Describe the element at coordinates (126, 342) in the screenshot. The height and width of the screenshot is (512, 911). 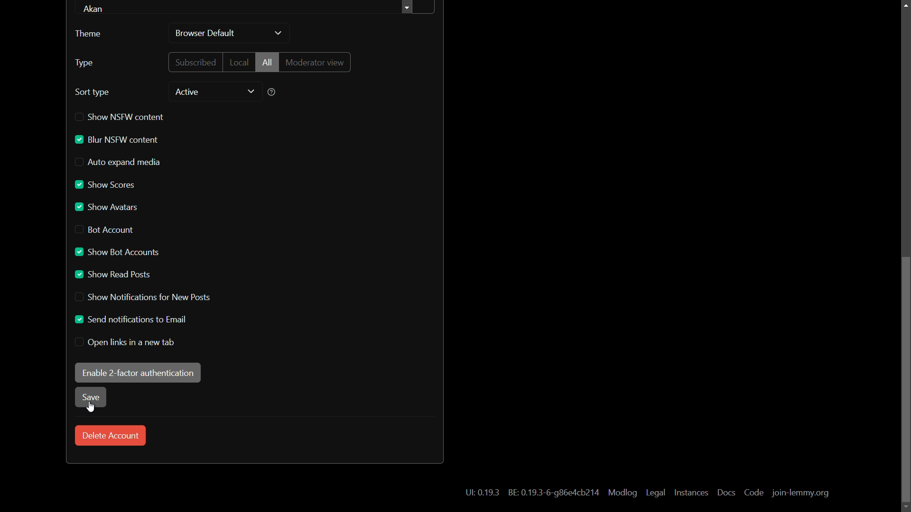
I see `open links in a new tab` at that location.